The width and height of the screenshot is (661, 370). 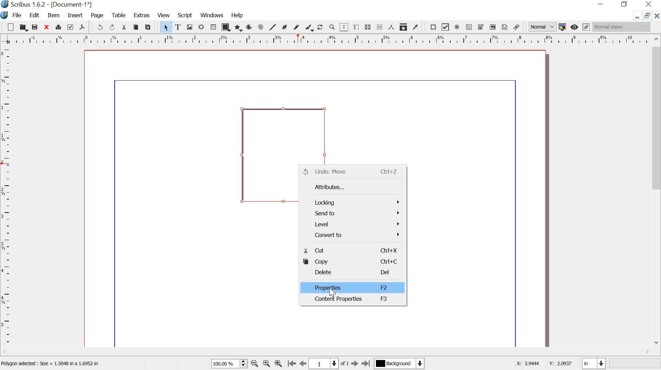 I want to click on go to next page, so click(x=355, y=363).